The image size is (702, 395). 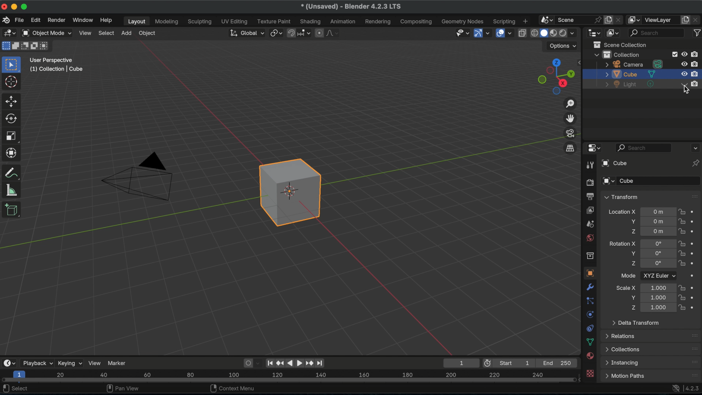 I want to click on location of object, so click(x=659, y=212).